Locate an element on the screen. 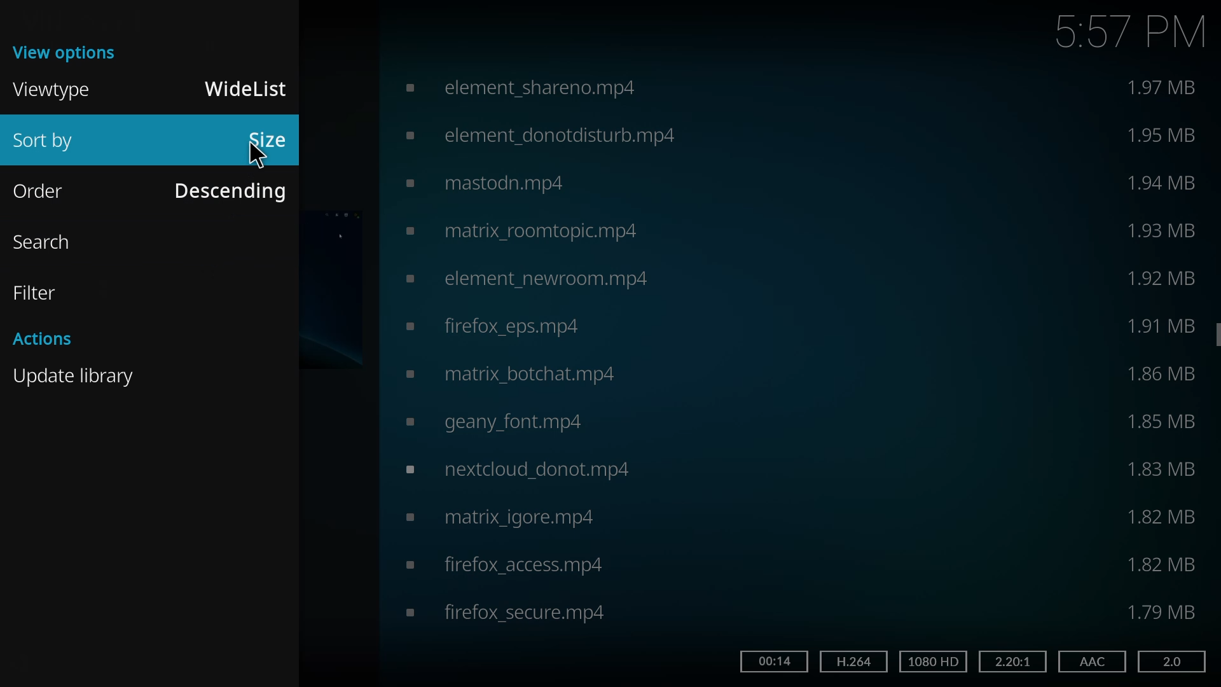  size is located at coordinates (1162, 468).